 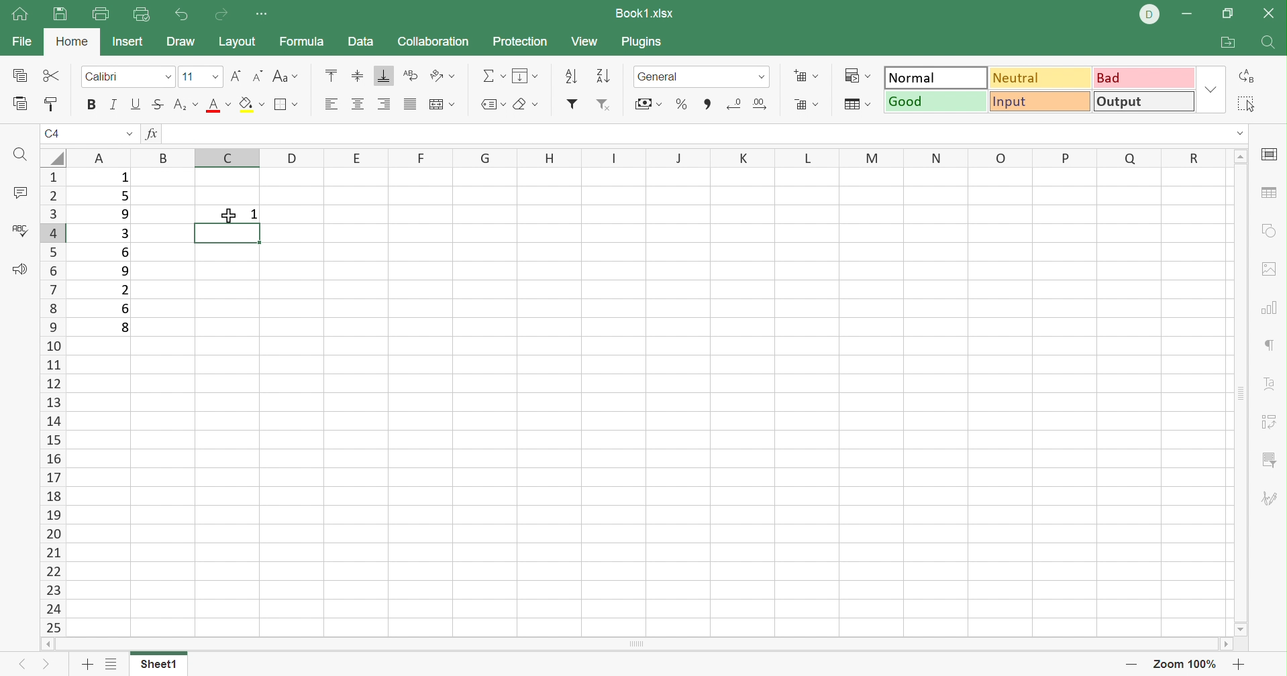 What do you see at coordinates (1249, 105) in the screenshot?
I see `Select all` at bounding box center [1249, 105].